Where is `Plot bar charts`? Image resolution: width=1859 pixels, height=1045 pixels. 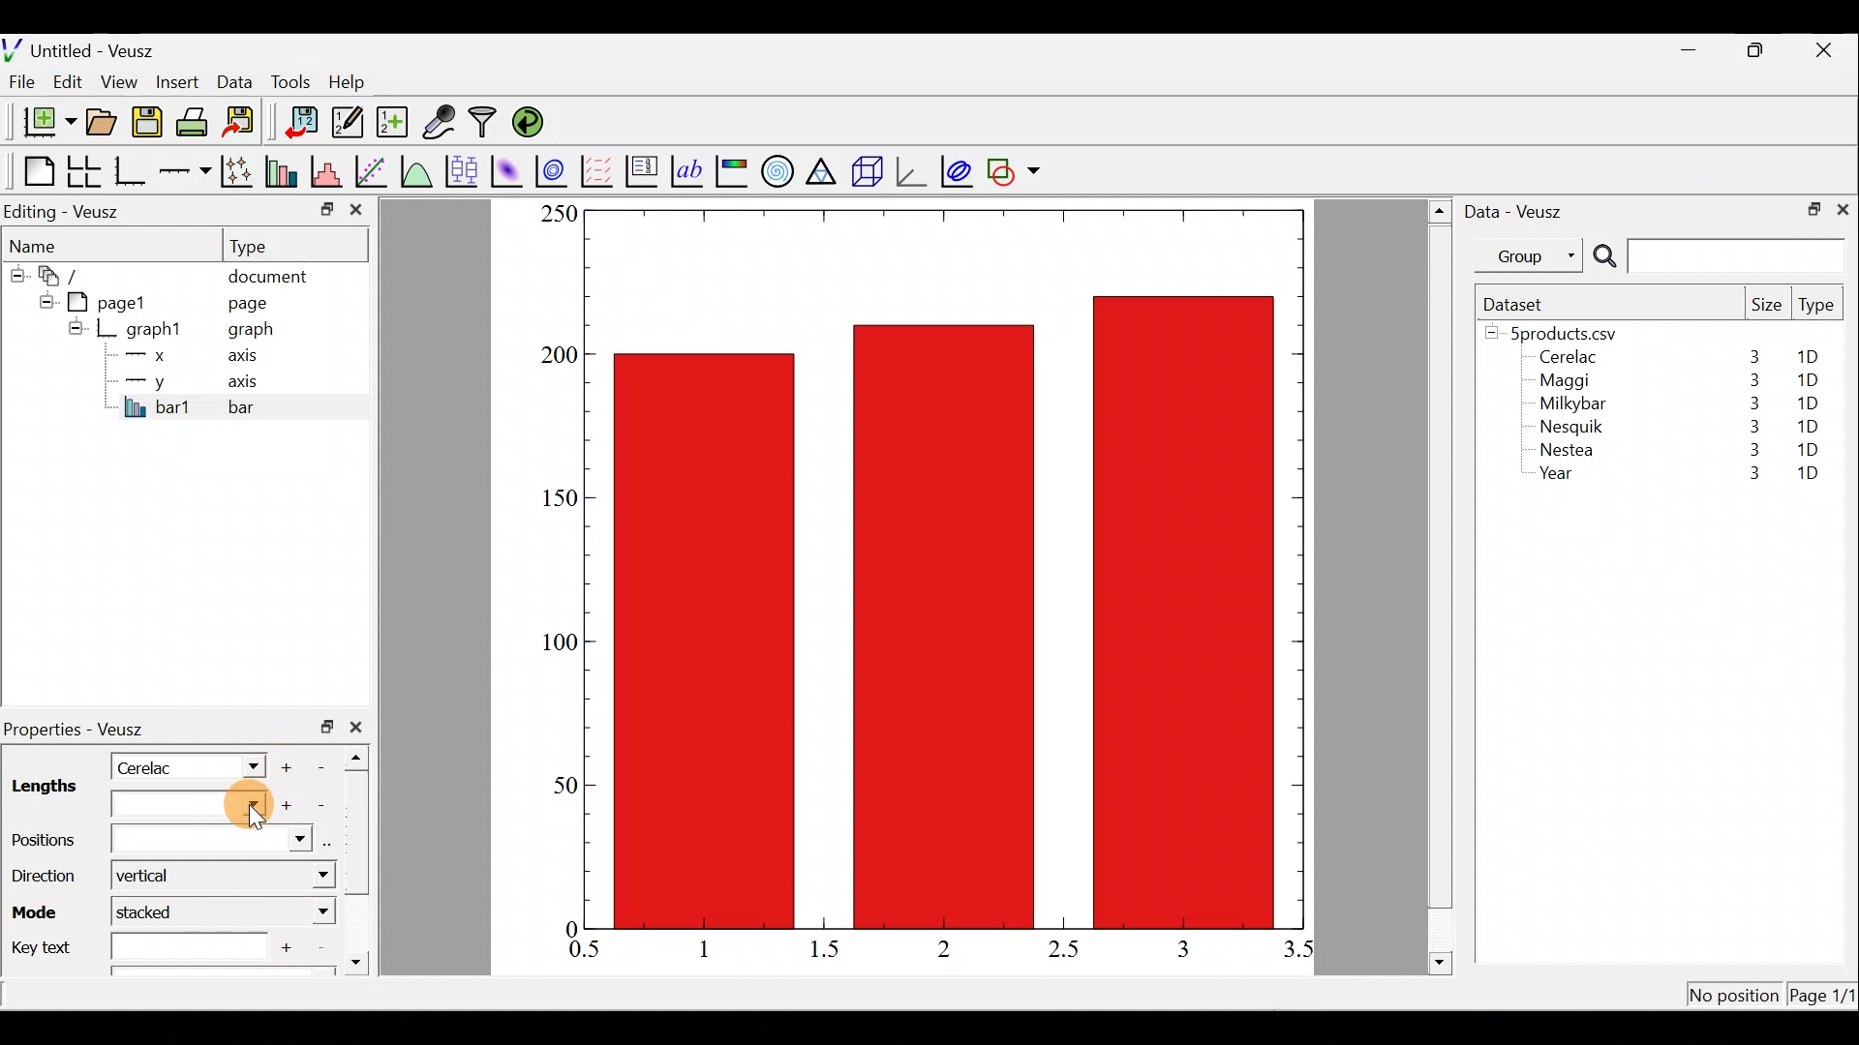 Plot bar charts is located at coordinates (284, 169).